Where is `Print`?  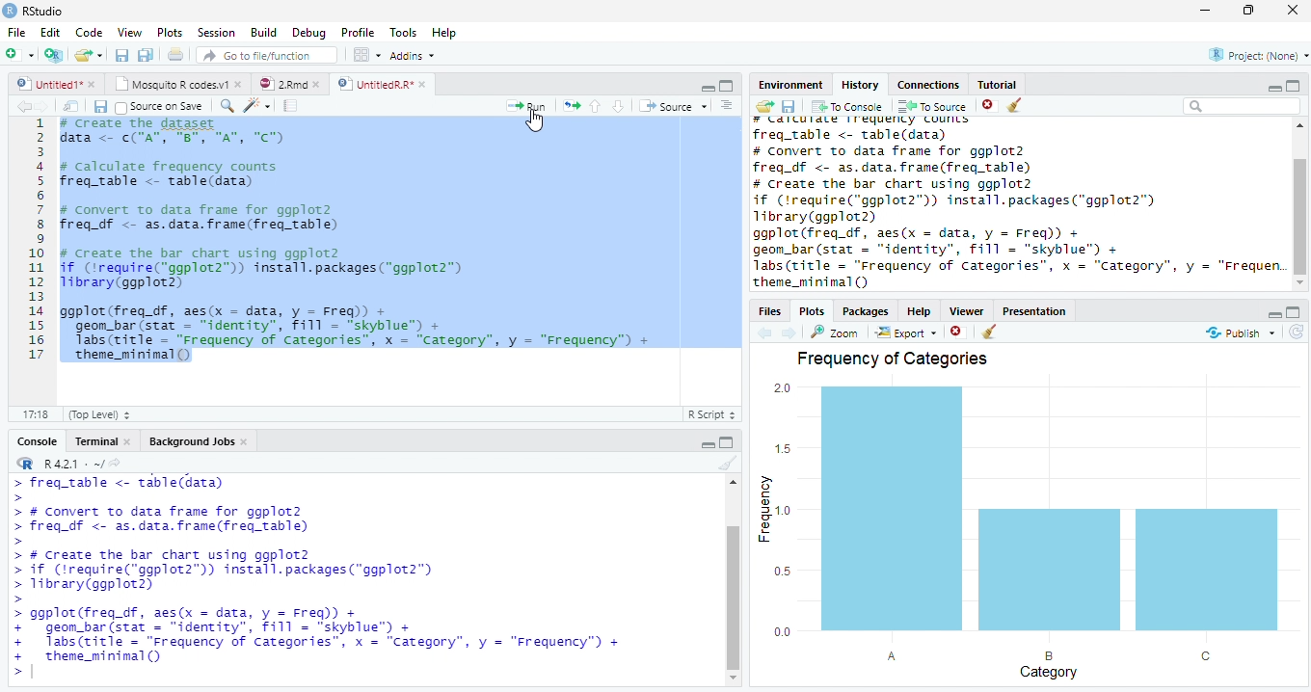 Print is located at coordinates (175, 56).